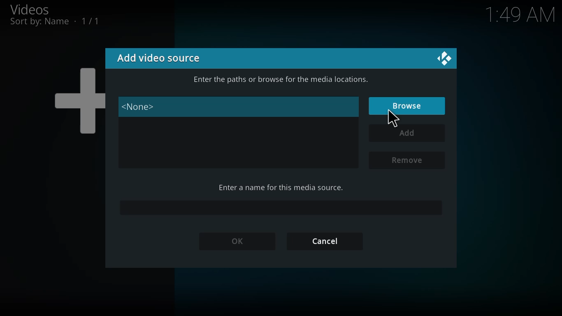 The width and height of the screenshot is (562, 316). What do you see at coordinates (141, 107) in the screenshot?
I see `none` at bounding box center [141, 107].